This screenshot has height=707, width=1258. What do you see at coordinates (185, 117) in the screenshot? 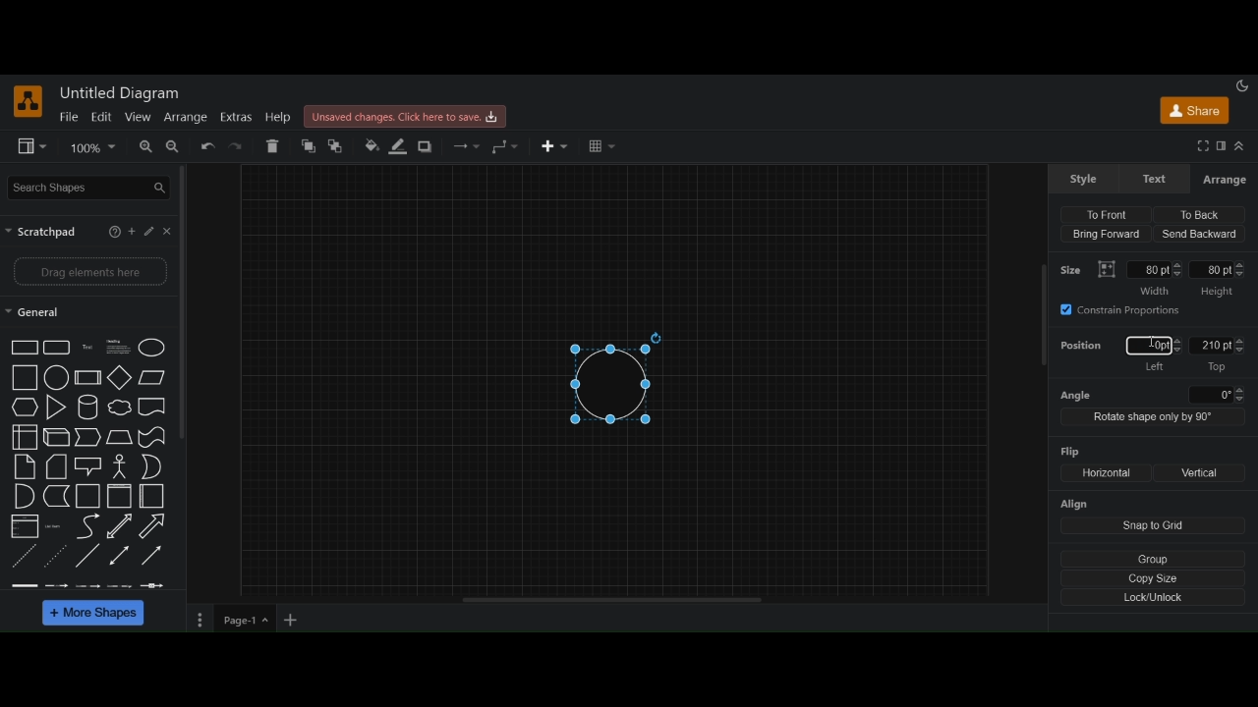
I see `arrange` at bounding box center [185, 117].